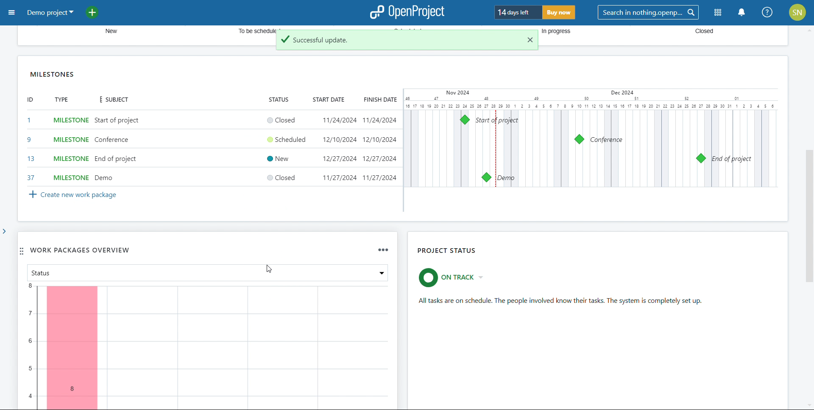  I want to click on update saved, so click(398, 43).